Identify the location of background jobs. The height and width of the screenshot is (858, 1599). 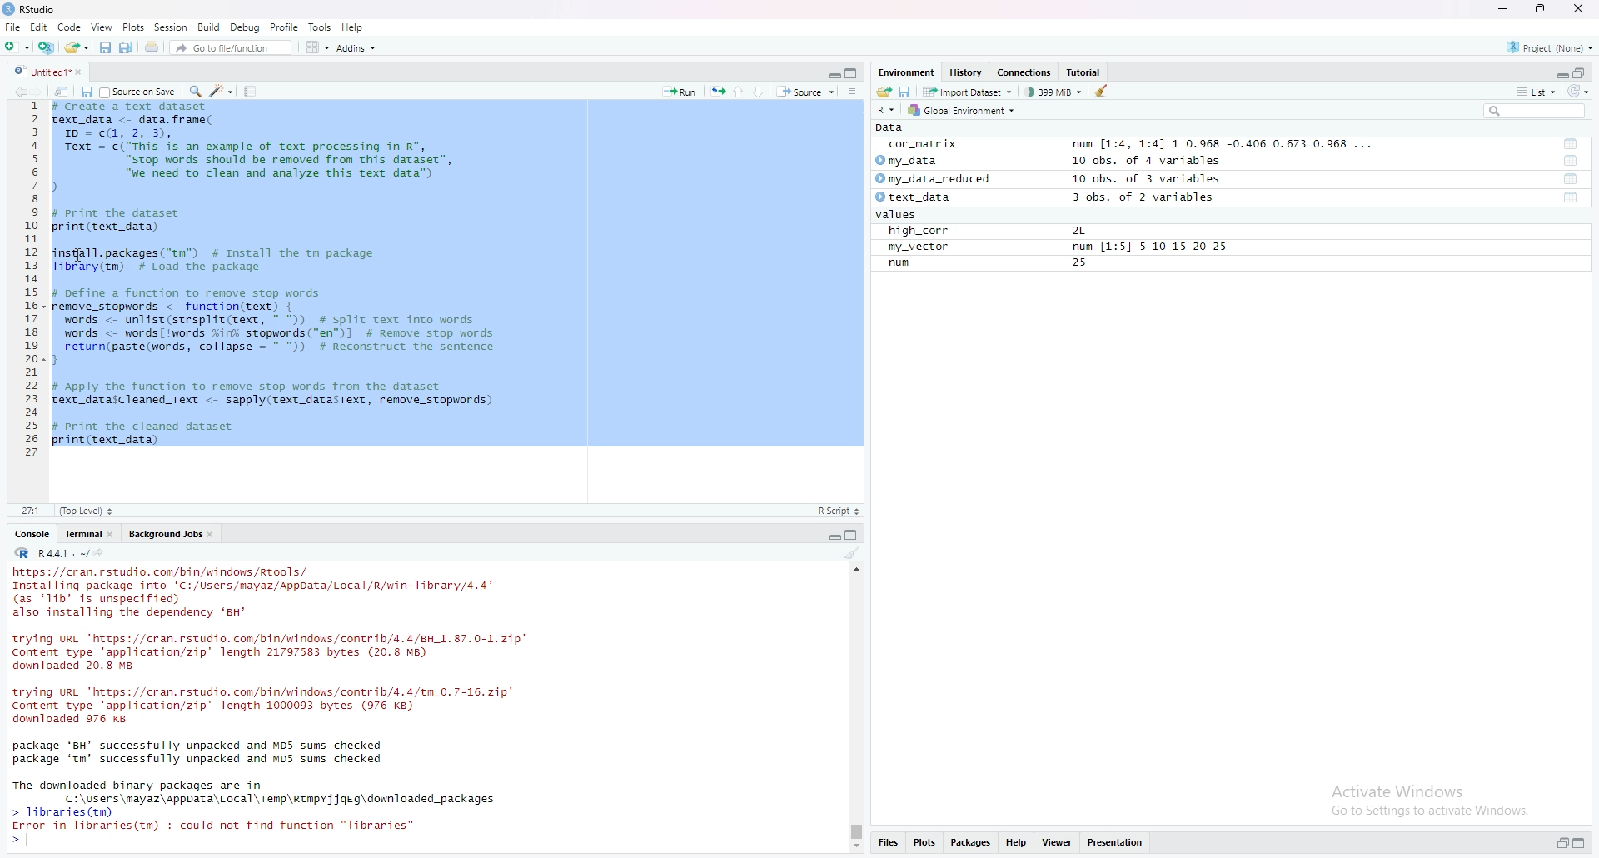
(172, 536).